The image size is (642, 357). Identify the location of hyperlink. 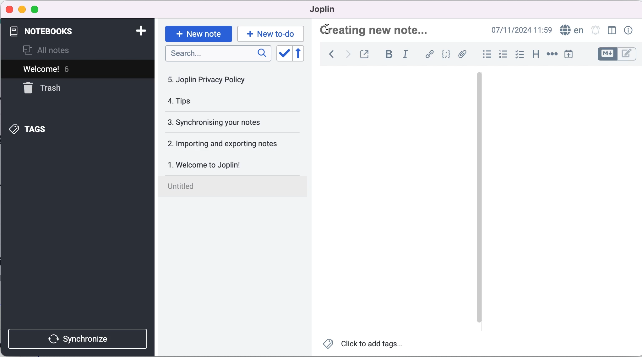
(429, 54).